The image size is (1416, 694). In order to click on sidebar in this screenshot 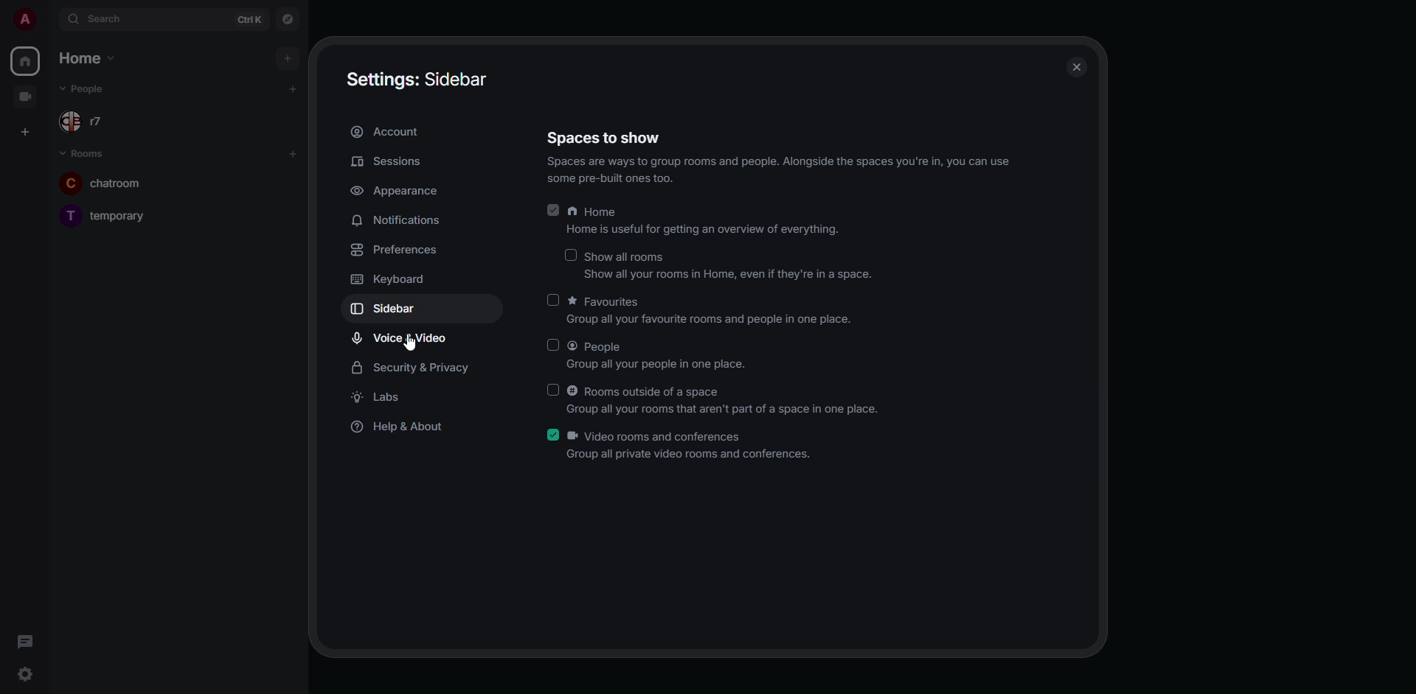, I will do `click(391, 309)`.